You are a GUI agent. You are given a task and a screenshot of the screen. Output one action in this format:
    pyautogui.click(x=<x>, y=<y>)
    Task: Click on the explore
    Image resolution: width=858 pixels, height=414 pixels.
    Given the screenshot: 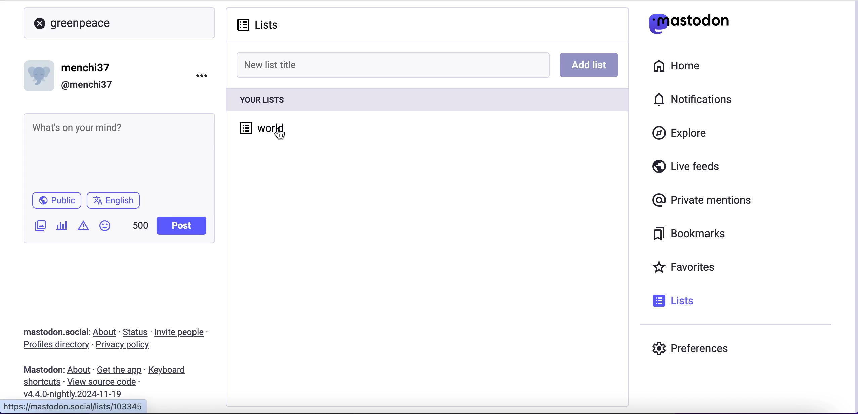 What is the action you would take?
    pyautogui.click(x=686, y=134)
    